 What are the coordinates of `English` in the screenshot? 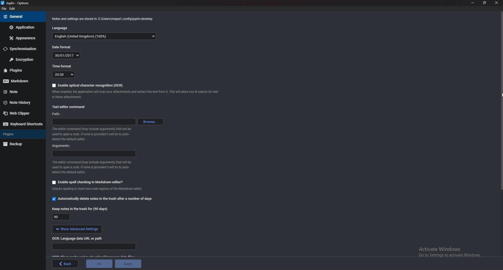 It's located at (103, 37).